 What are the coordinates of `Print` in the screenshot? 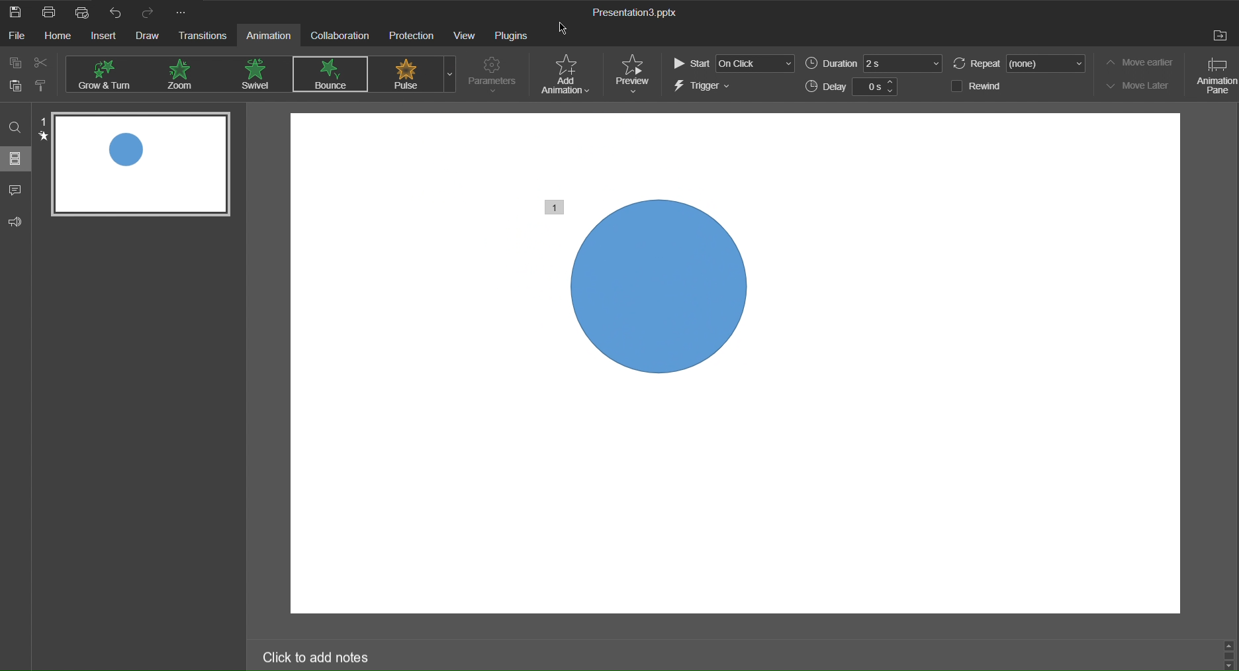 It's located at (48, 12).